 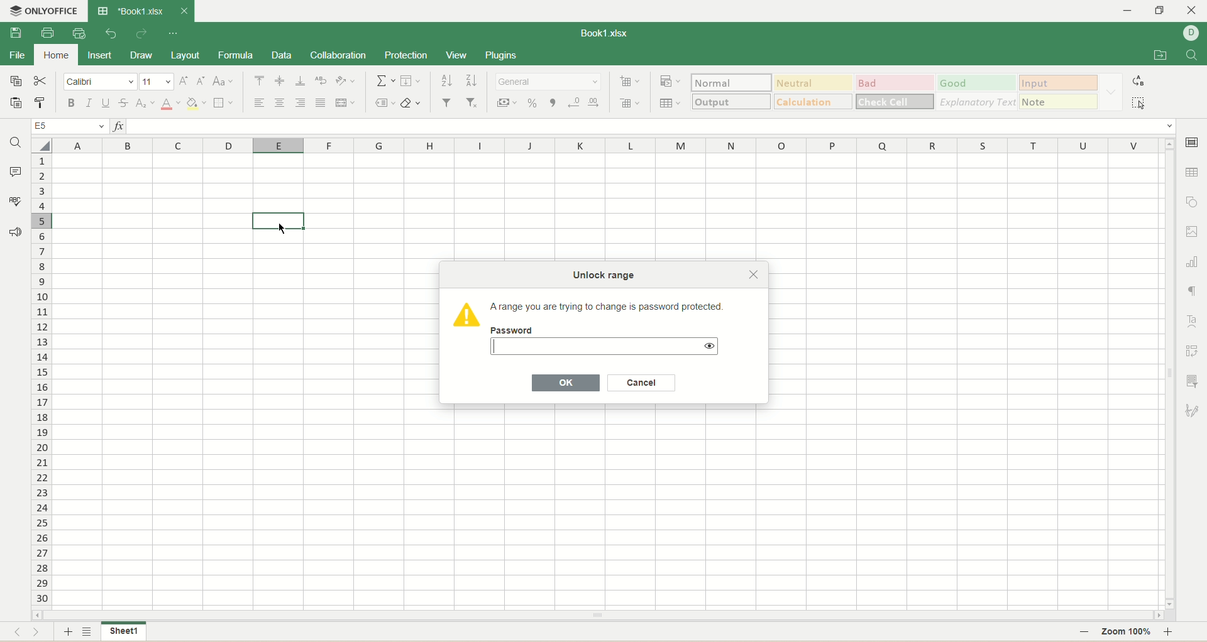 I want to click on sort descending, so click(x=471, y=81).